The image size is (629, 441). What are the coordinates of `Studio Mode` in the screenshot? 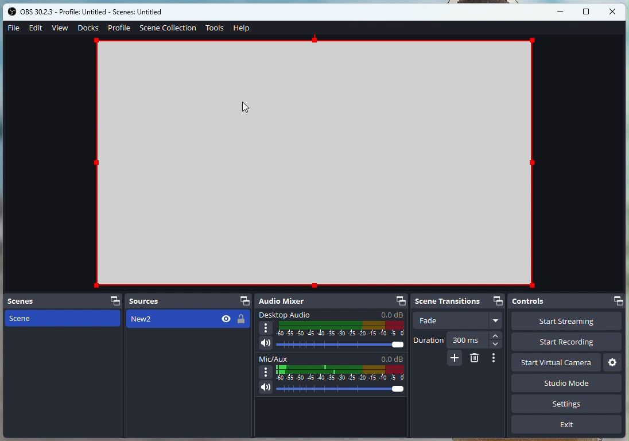 It's located at (533, 385).